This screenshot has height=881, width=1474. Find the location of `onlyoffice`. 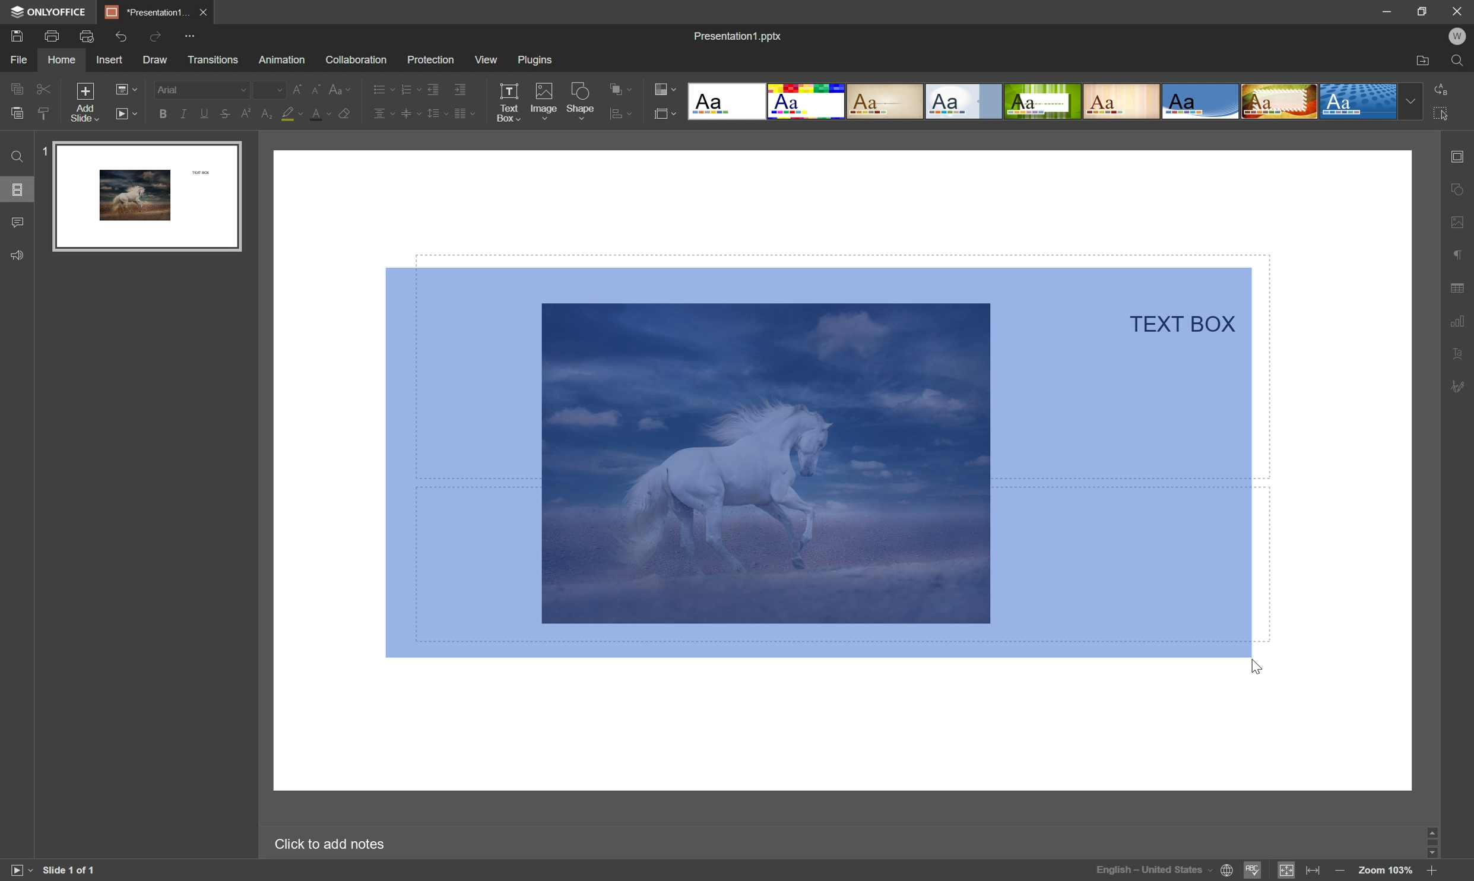

onlyoffice is located at coordinates (50, 12).